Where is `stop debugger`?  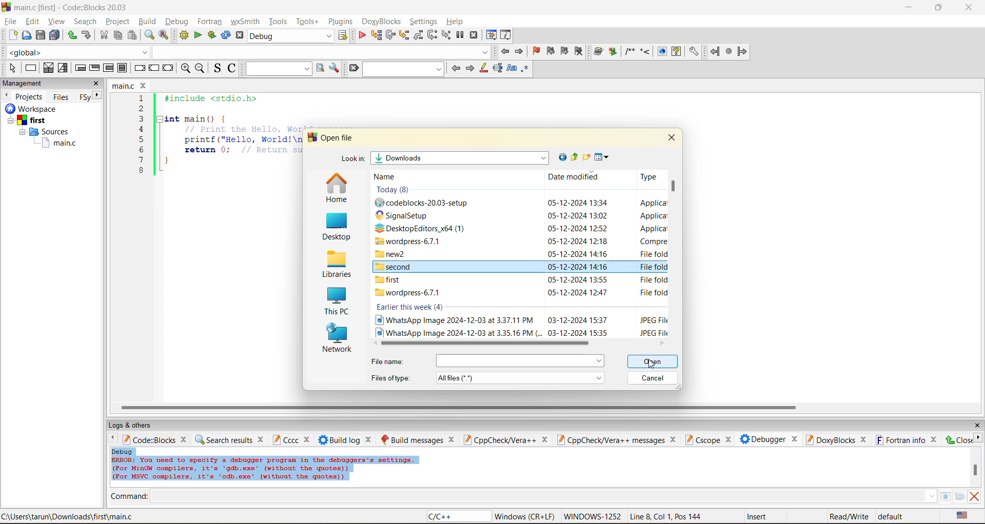
stop debugger is located at coordinates (474, 35).